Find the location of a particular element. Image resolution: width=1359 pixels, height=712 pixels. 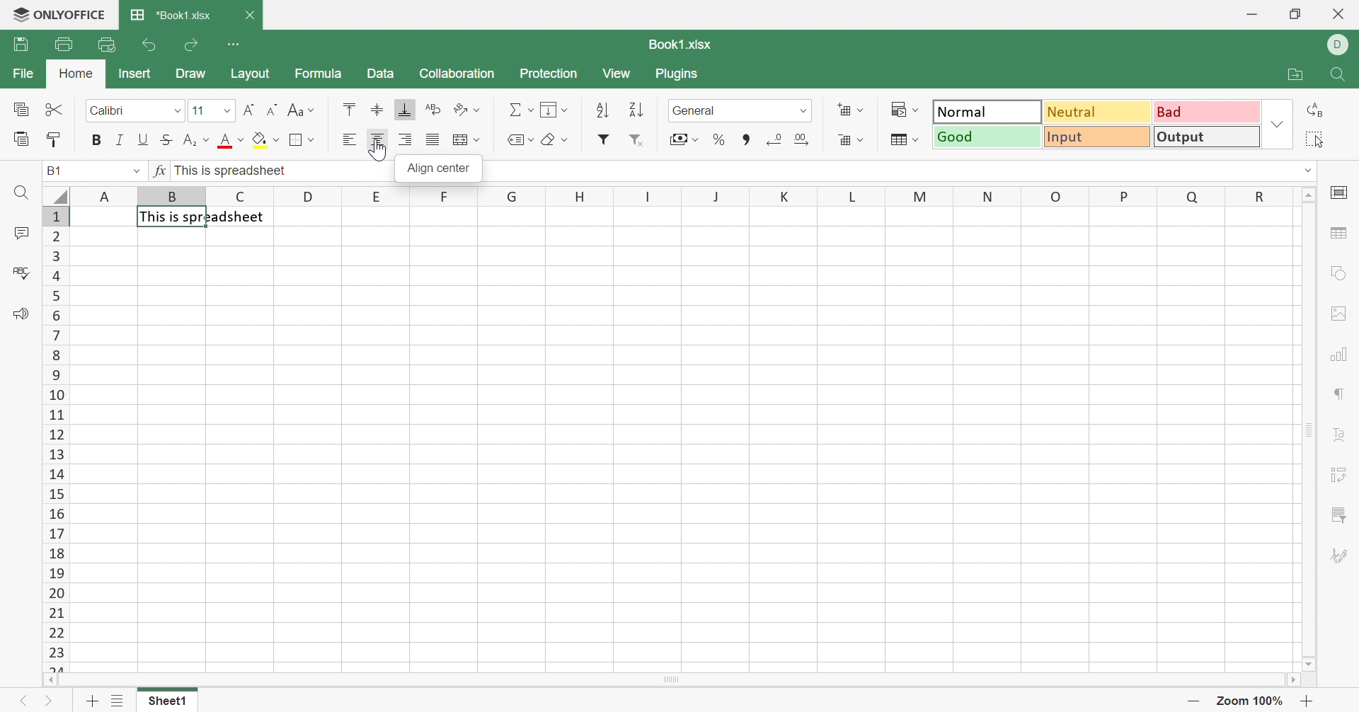

cell settings is located at coordinates (1341, 193).